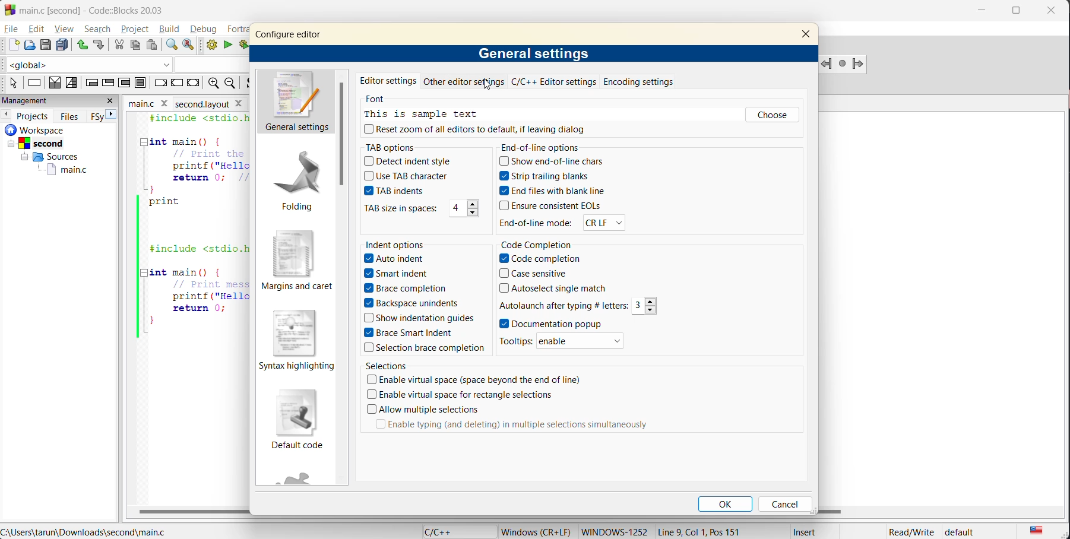 This screenshot has height=539, width=1070. I want to click on Auto indents, so click(399, 259).